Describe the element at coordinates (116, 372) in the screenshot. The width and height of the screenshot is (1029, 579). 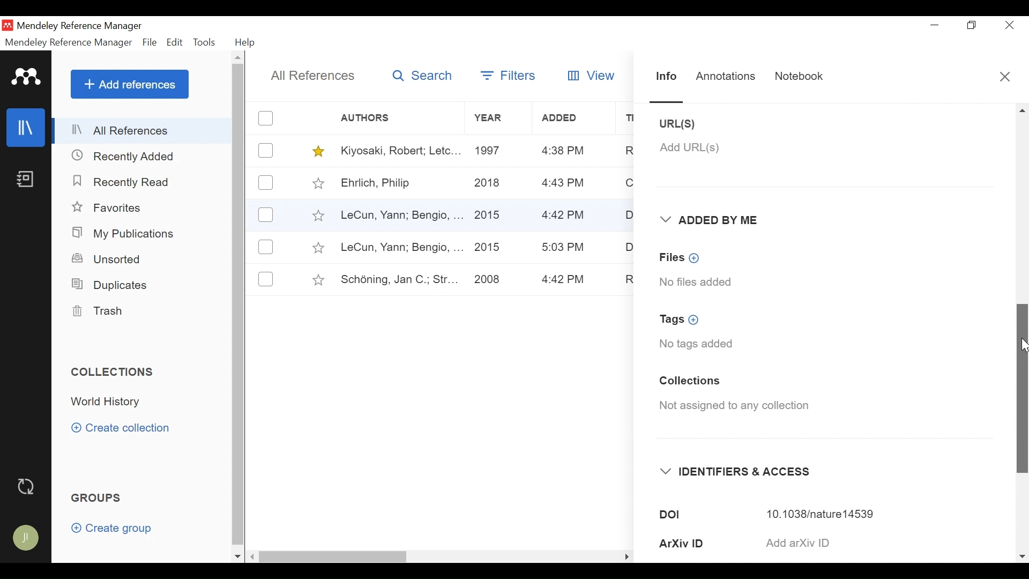
I see `Collections` at that location.